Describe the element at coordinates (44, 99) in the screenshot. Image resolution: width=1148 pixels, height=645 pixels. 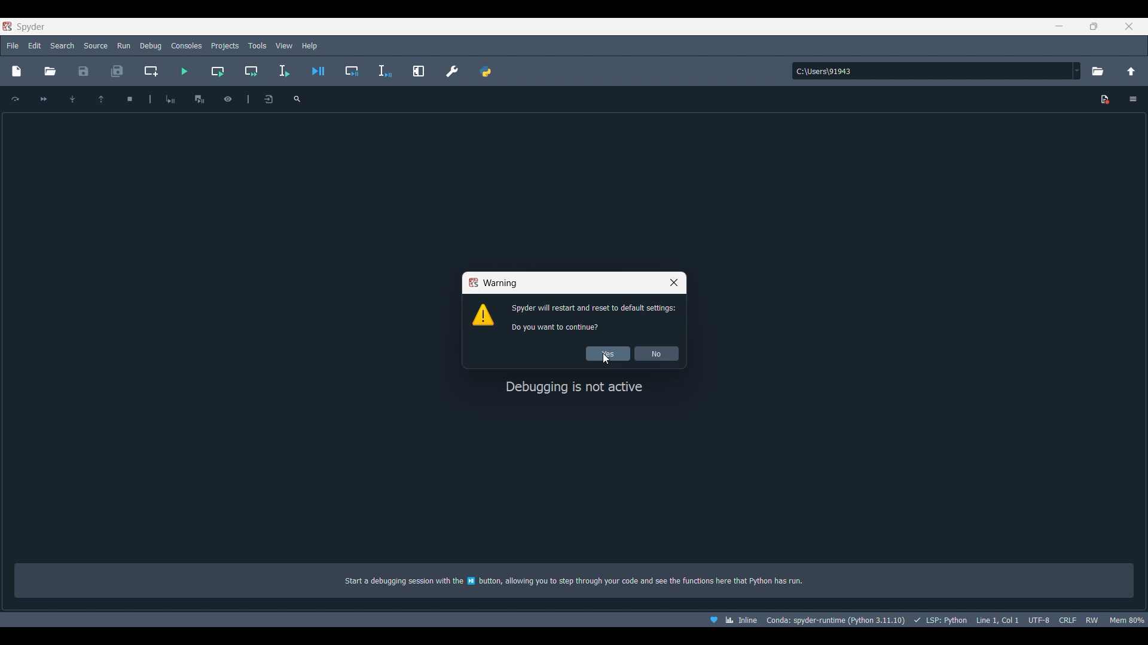
I see `forward` at that location.